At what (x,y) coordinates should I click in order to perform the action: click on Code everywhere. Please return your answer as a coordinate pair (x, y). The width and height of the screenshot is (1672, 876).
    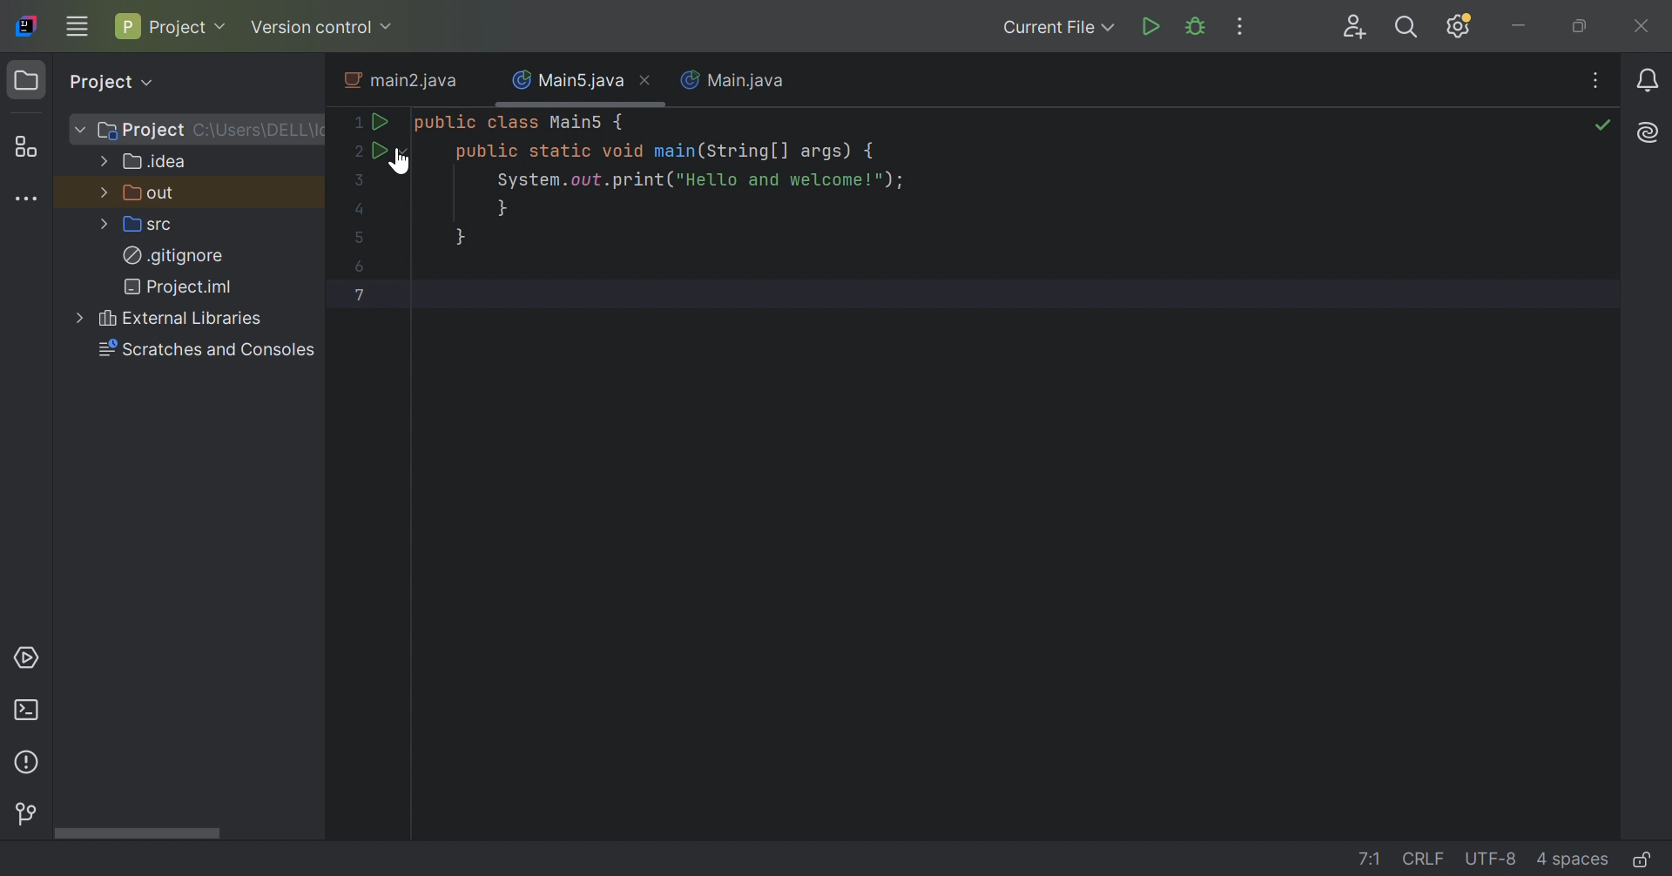
    Looking at the image, I should click on (1600, 77).